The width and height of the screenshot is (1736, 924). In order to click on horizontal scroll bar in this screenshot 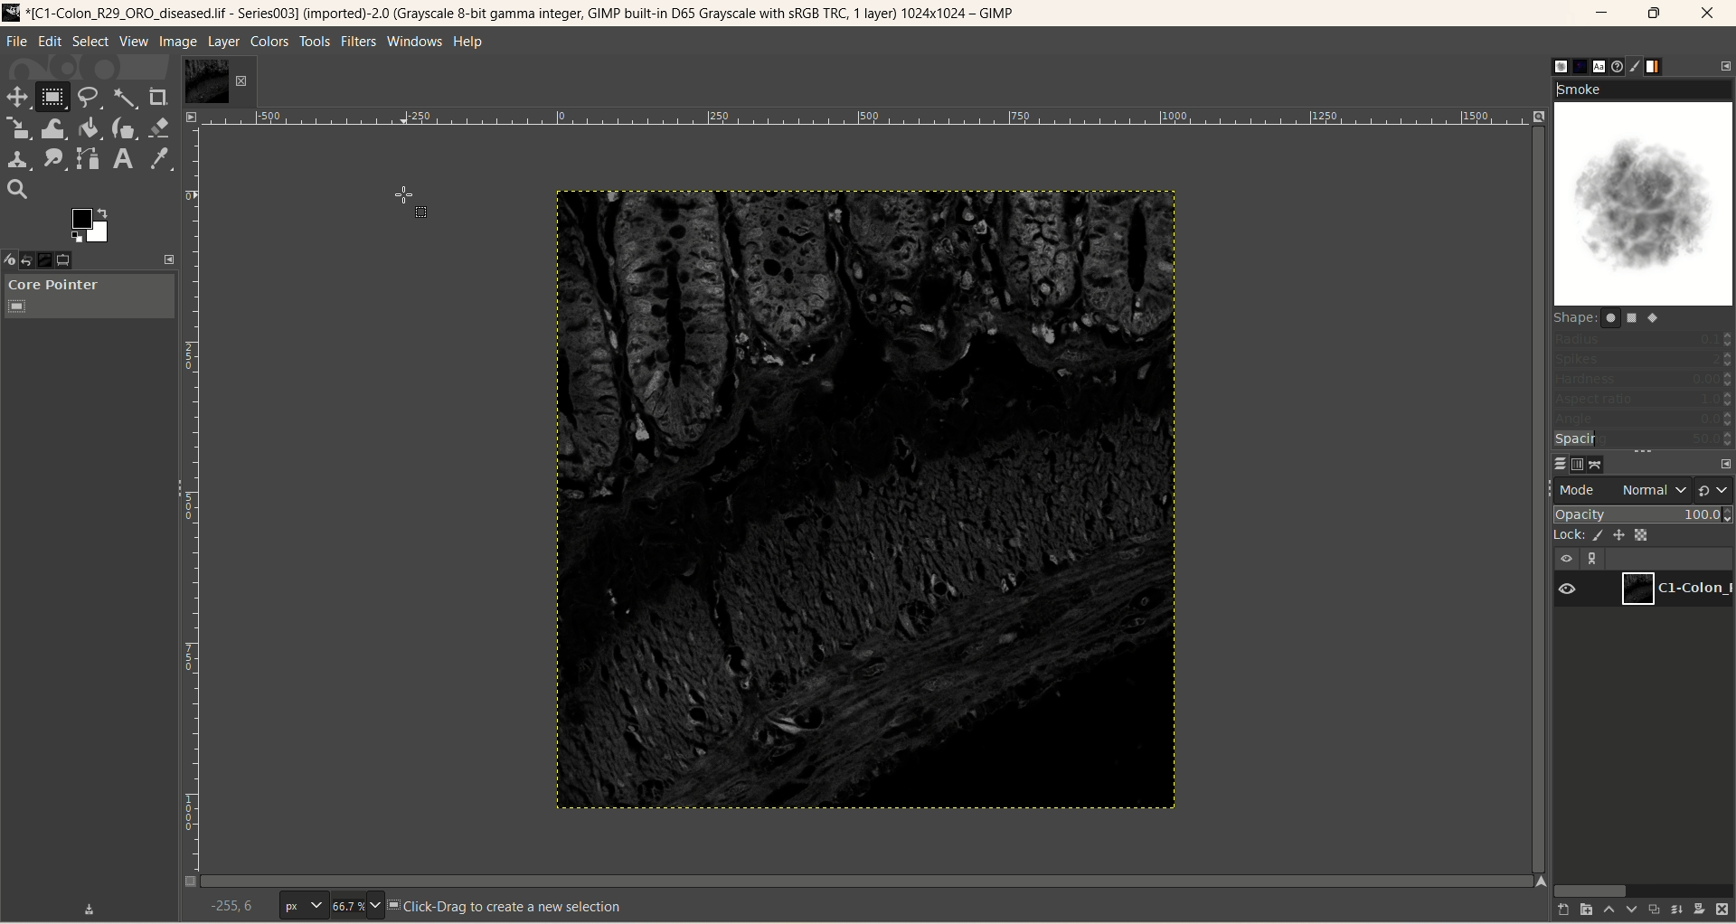, I will do `click(1643, 890)`.